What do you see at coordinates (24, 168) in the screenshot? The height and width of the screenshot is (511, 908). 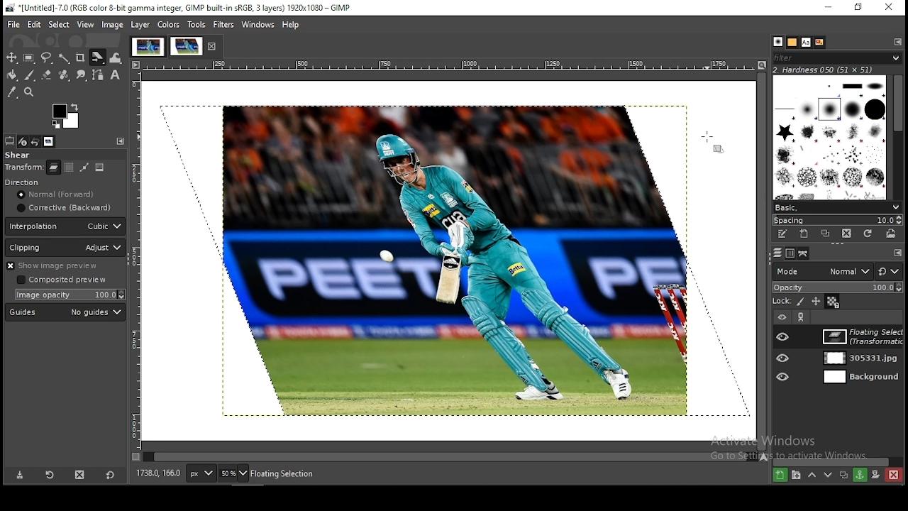 I see `transform` at bounding box center [24, 168].